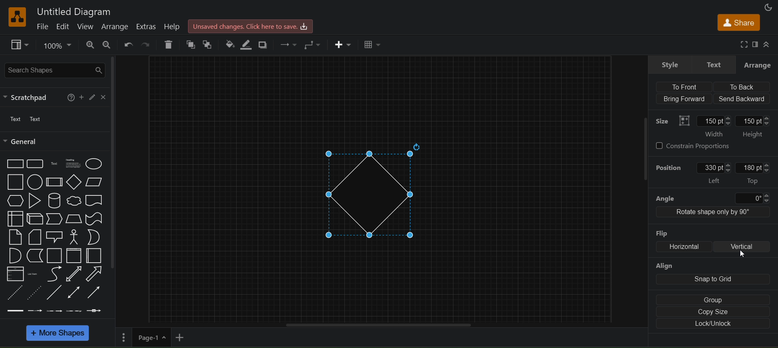 Image resolution: width=778 pixels, height=348 pixels. I want to click on connection, so click(289, 45).